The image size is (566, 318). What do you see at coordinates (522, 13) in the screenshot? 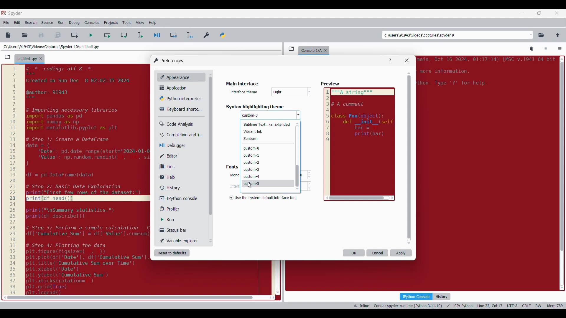
I see `Minimize` at bounding box center [522, 13].